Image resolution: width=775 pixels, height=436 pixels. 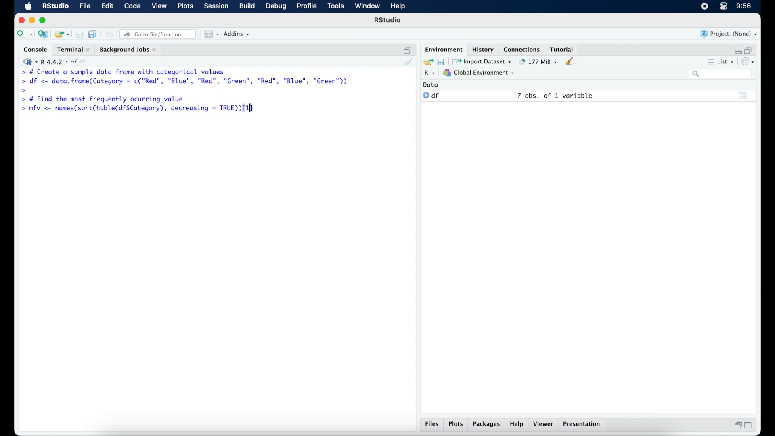 I want to click on project (none), so click(x=729, y=34).